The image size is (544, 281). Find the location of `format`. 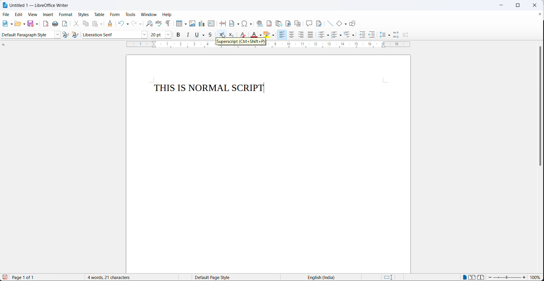

format is located at coordinates (65, 15).